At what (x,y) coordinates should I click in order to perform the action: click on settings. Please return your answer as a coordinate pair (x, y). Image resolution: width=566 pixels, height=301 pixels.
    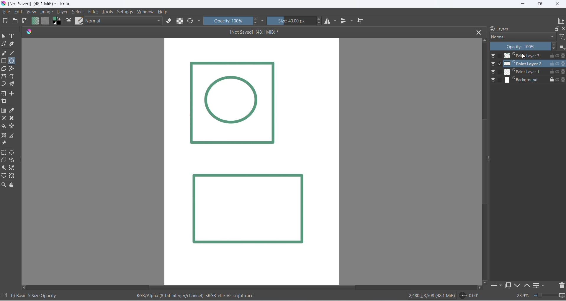
    Looking at the image, I should click on (126, 12).